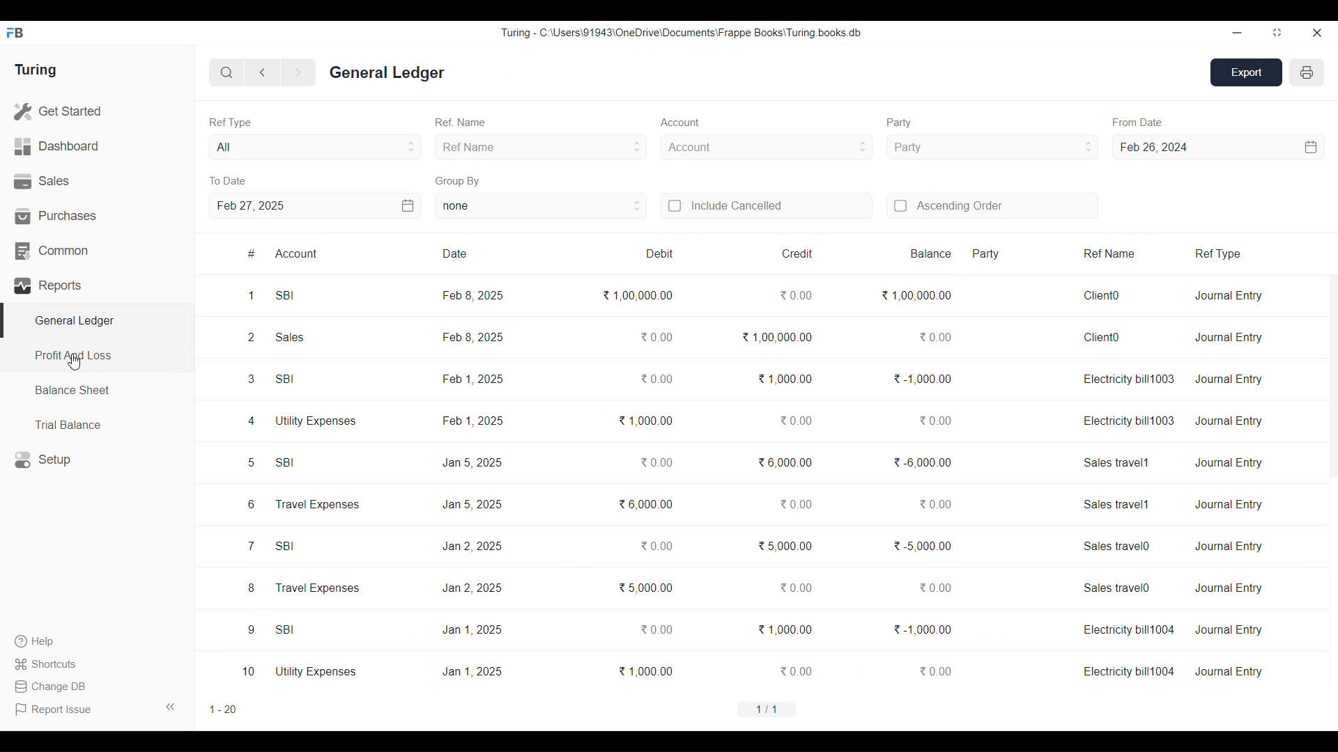  Describe the element at coordinates (1155, 147) in the screenshot. I see `Feb 26, 2024` at that location.